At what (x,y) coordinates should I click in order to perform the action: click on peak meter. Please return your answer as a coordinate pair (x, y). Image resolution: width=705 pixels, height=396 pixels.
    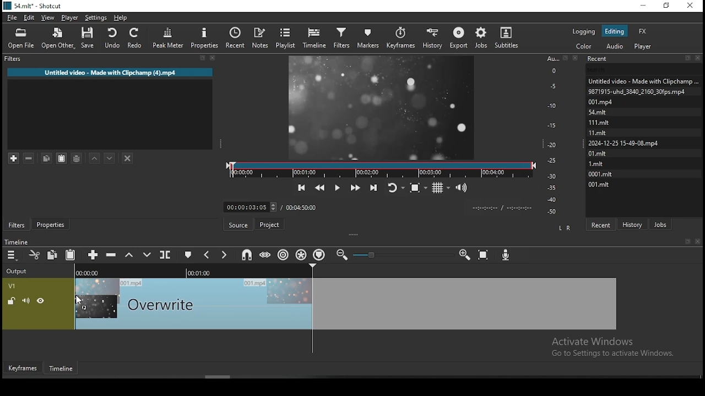
    Looking at the image, I should click on (168, 40).